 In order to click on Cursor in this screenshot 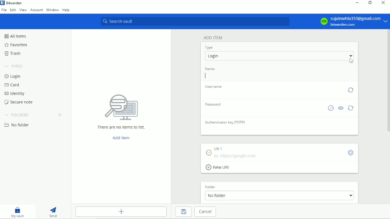, I will do `click(351, 61)`.